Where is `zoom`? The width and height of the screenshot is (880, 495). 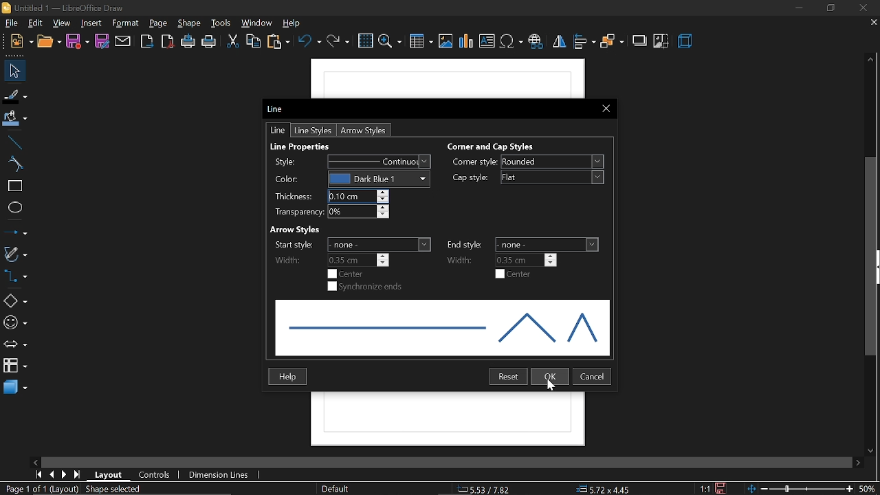 zoom is located at coordinates (389, 42).